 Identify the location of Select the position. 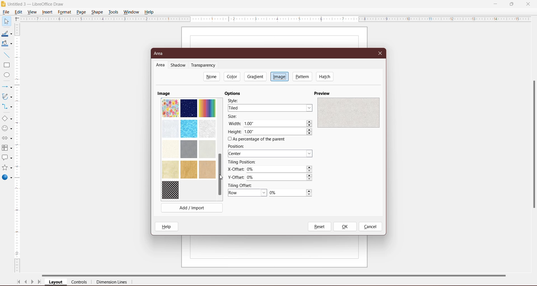
(271, 154).